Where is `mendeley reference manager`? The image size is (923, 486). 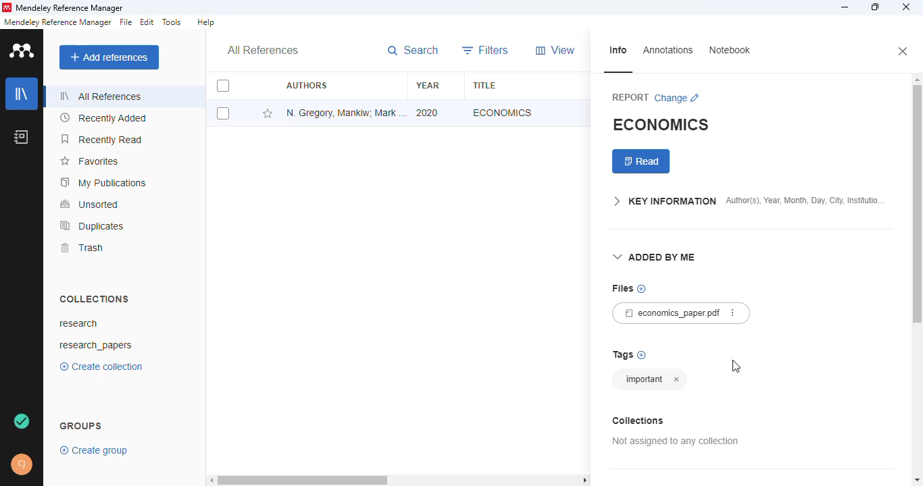 mendeley reference manager is located at coordinates (70, 7).